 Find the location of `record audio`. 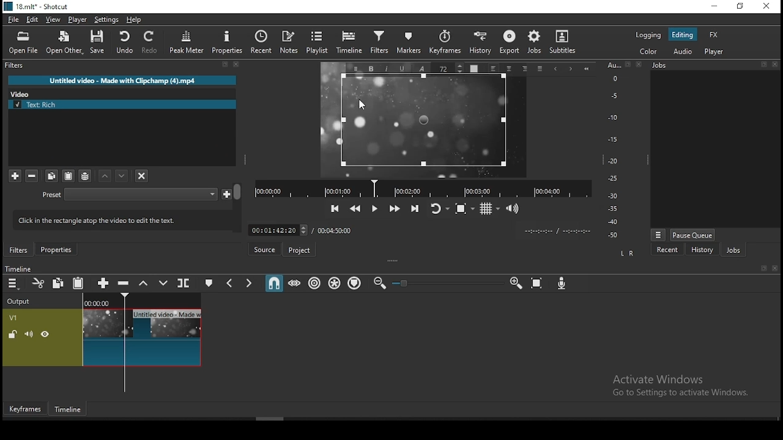

record audio is located at coordinates (562, 284).